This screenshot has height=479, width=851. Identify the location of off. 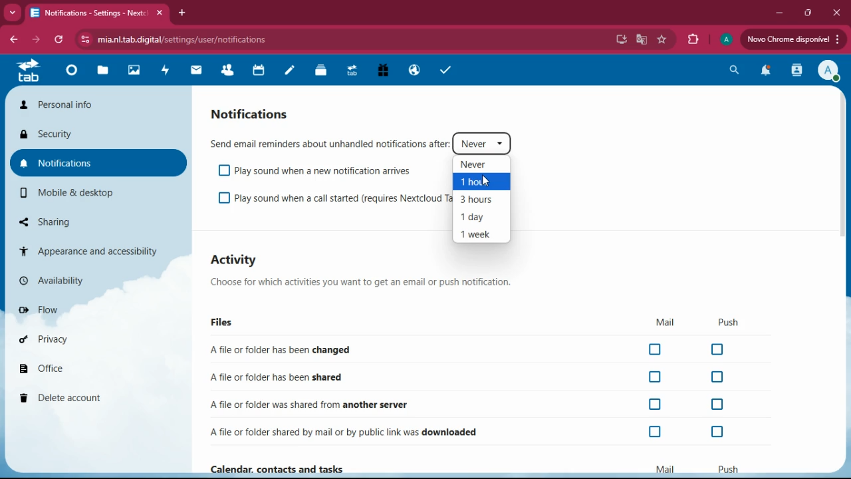
(654, 404).